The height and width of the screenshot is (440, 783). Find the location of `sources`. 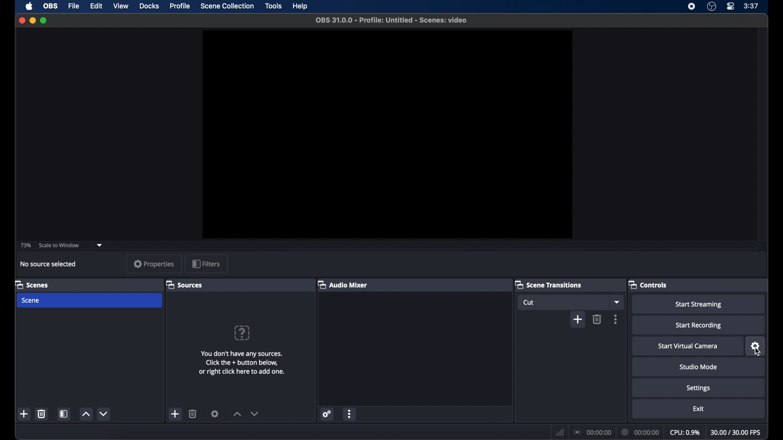

sources is located at coordinates (184, 285).